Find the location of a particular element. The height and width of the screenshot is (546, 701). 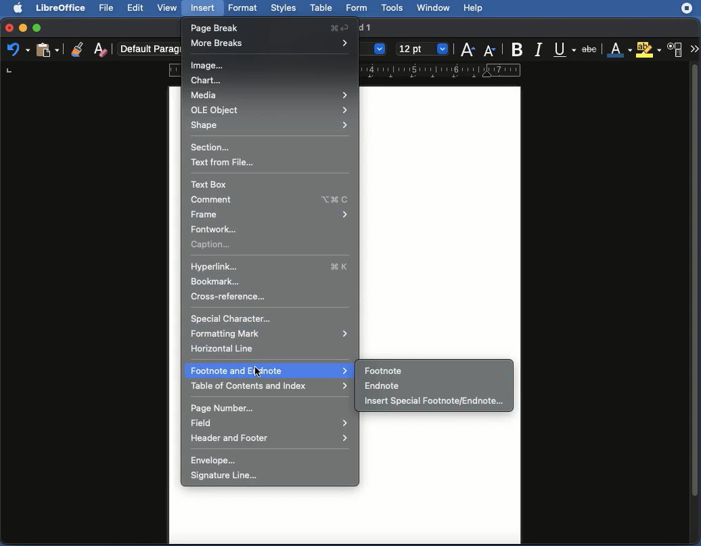

Italics is located at coordinates (541, 49).